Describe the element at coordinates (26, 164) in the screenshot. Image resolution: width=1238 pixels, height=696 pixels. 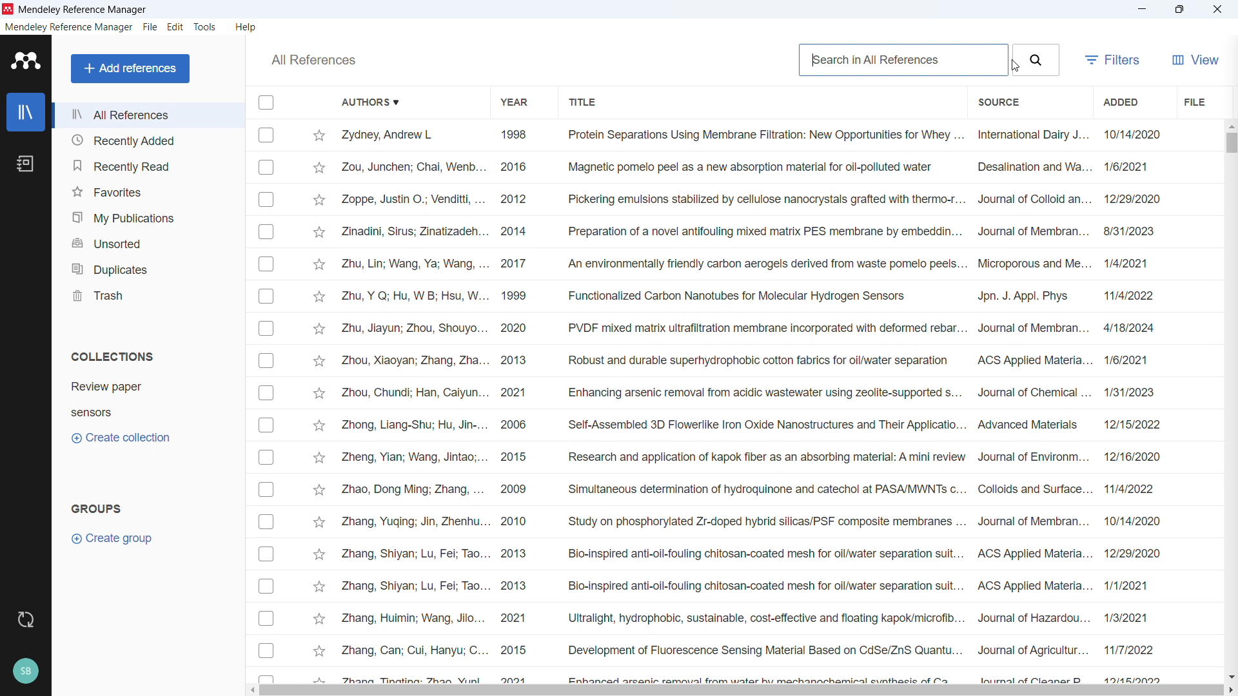
I see `notebook` at that location.